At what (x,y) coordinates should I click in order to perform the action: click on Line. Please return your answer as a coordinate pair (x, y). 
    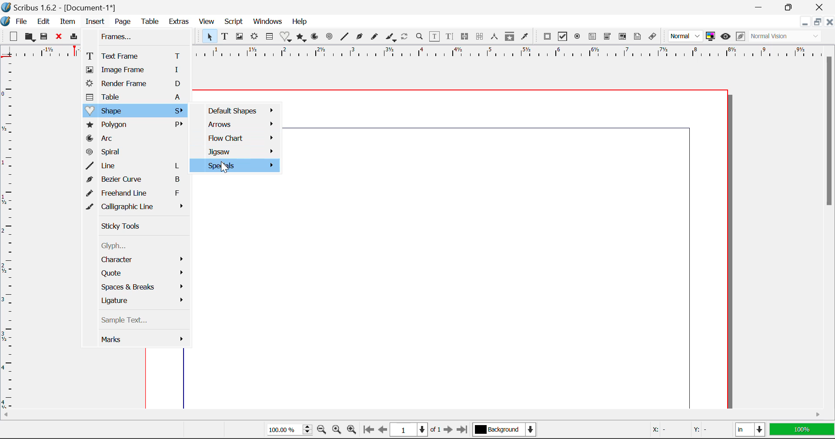
    Looking at the image, I should click on (136, 166).